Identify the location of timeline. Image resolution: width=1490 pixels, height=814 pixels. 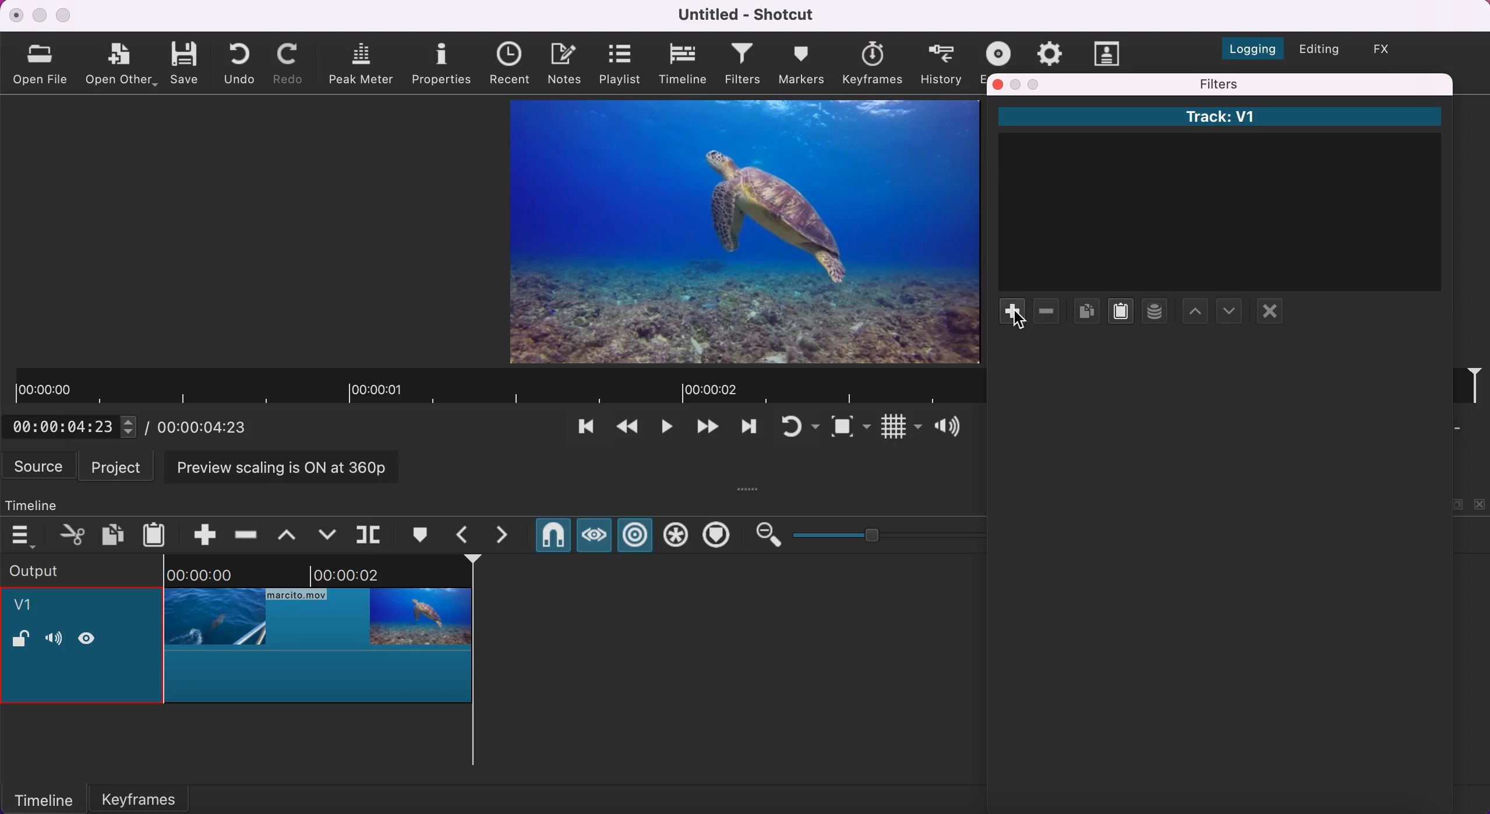
(43, 798).